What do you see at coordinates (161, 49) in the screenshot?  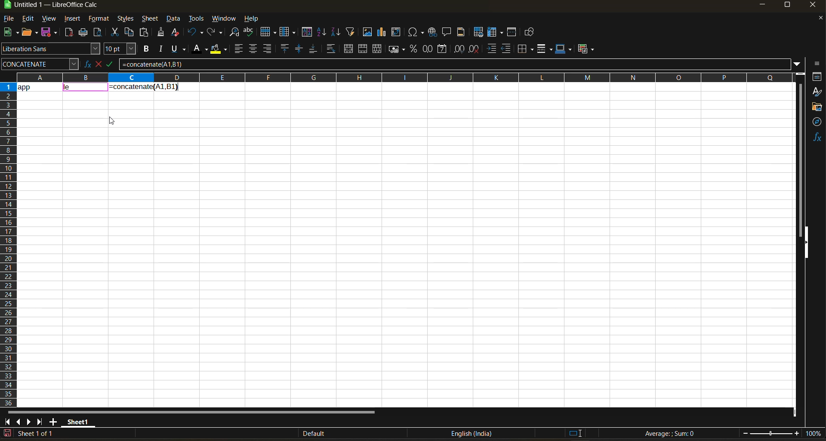 I see `italic` at bounding box center [161, 49].